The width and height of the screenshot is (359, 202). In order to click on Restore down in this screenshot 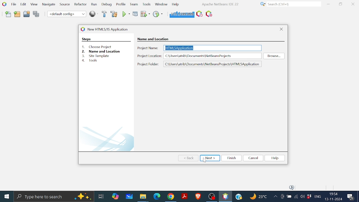, I will do `click(340, 4)`.